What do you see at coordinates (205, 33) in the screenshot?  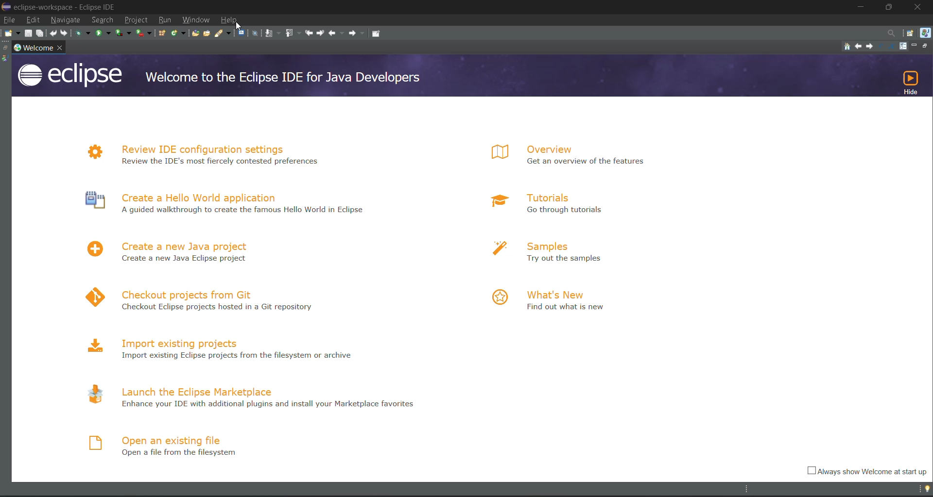 I see `open task` at bounding box center [205, 33].